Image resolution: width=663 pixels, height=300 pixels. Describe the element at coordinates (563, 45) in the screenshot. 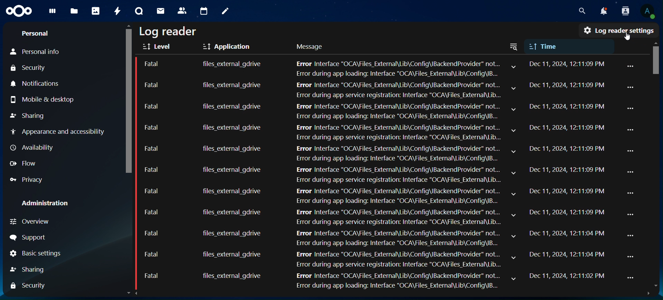

I see `time` at that location.